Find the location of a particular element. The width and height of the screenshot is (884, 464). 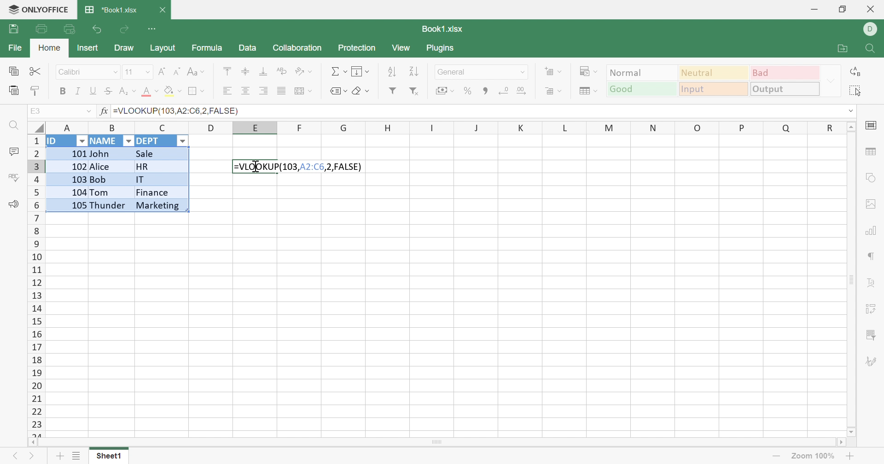

Filter is located at coordinates (394, 91).